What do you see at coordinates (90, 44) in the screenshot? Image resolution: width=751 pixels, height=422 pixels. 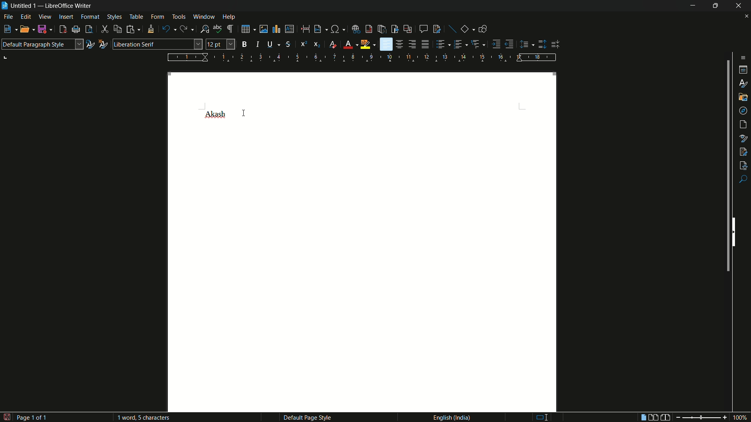 I see `update selected style` at bounding box center [90, 44].